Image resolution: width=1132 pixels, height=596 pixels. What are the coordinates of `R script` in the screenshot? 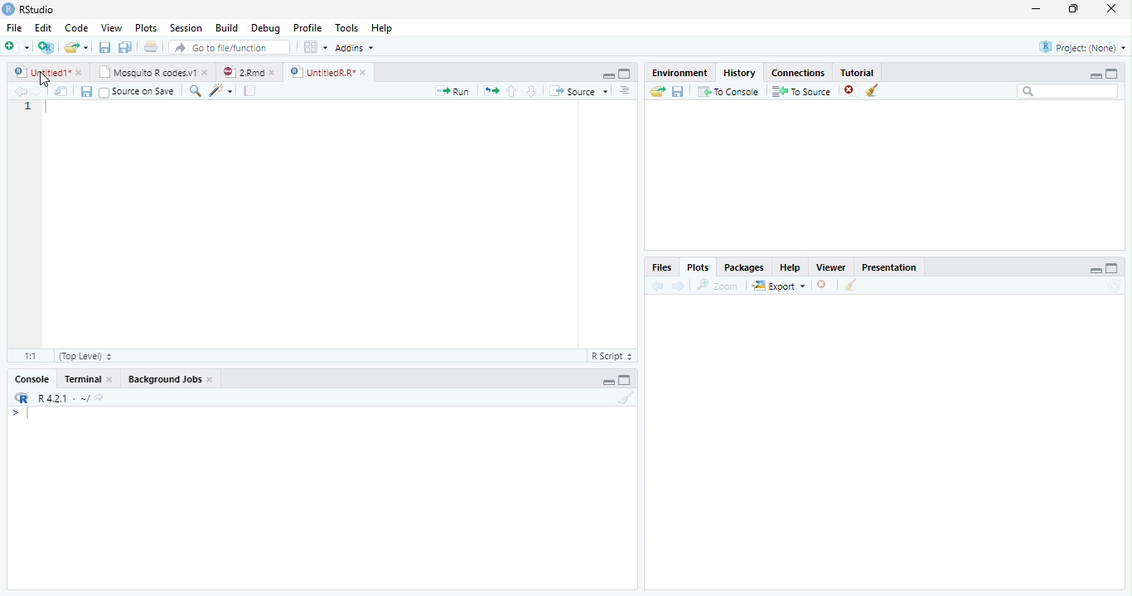 It's located at (612, 356).